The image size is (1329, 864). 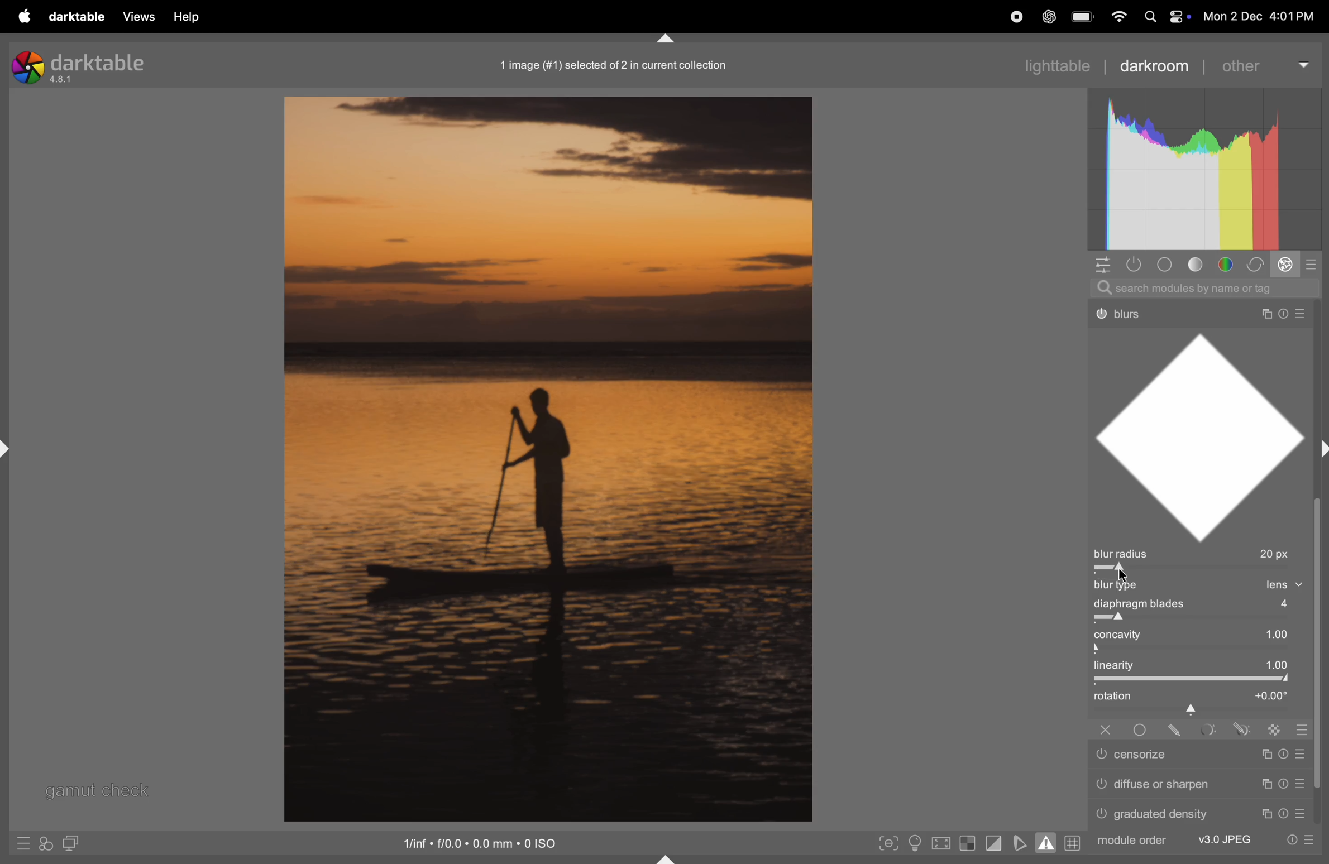 I want to click on darktable version, so click(x=78, y=66).